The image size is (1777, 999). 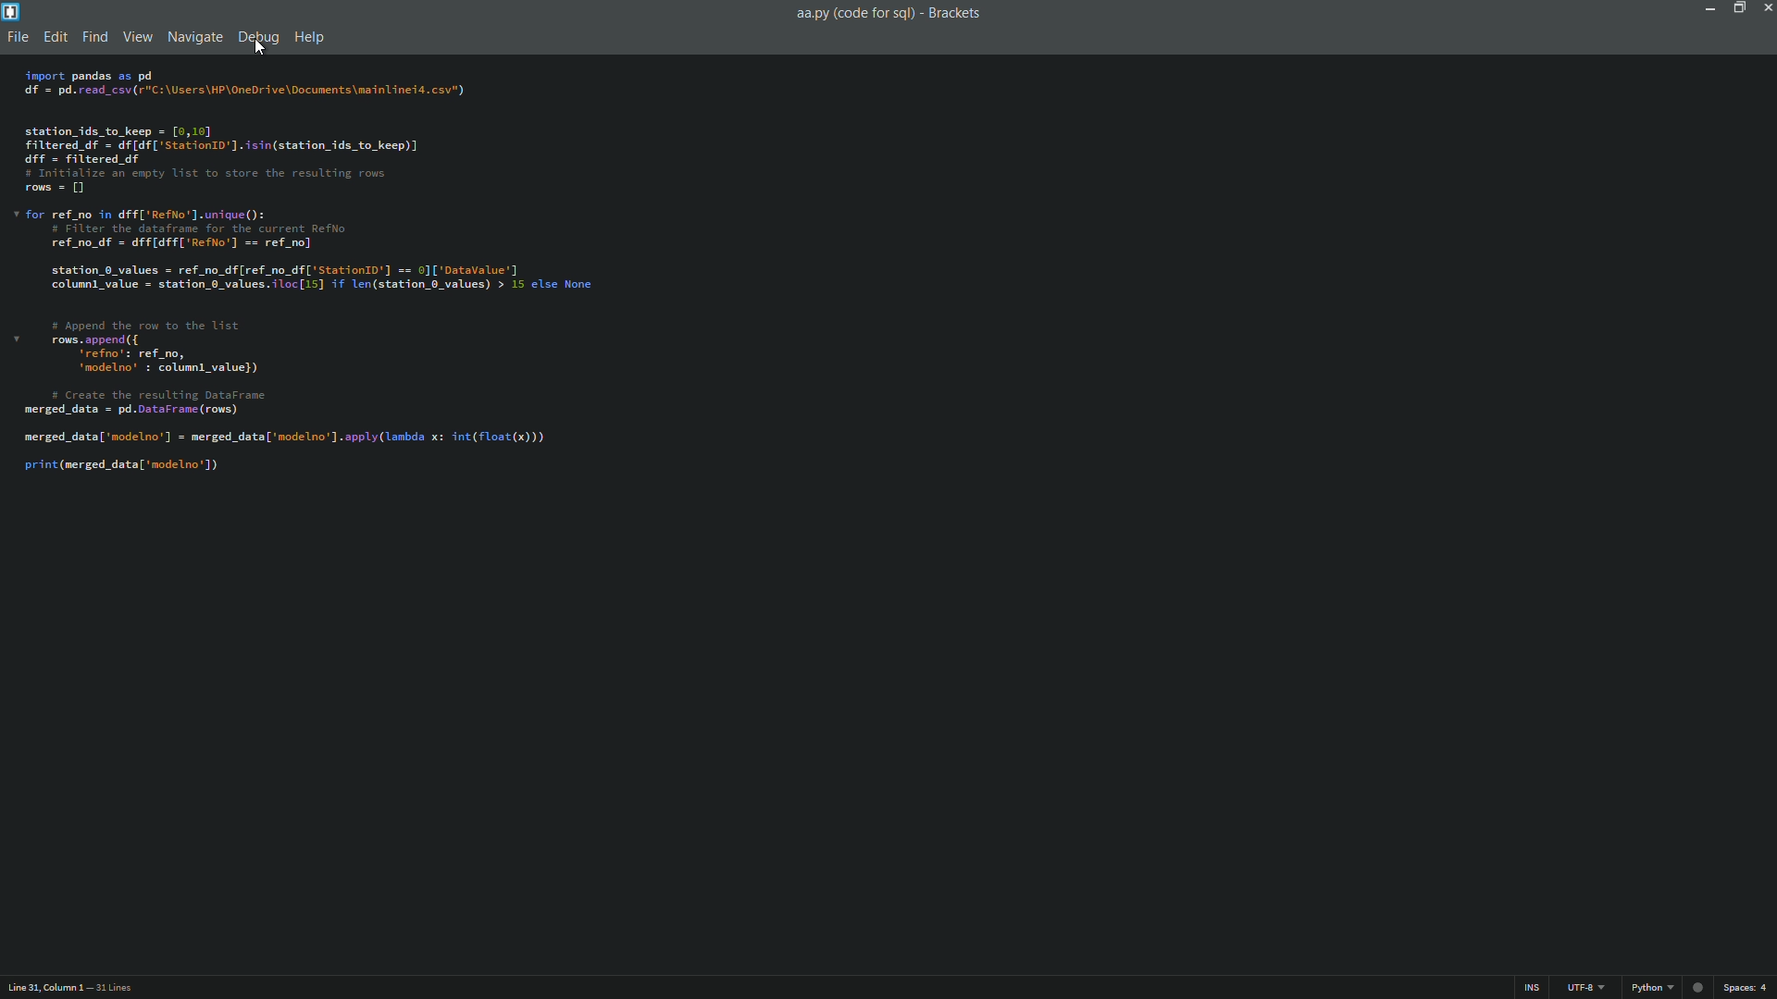 I want to click on number of lines, so click(x=112, y=989).